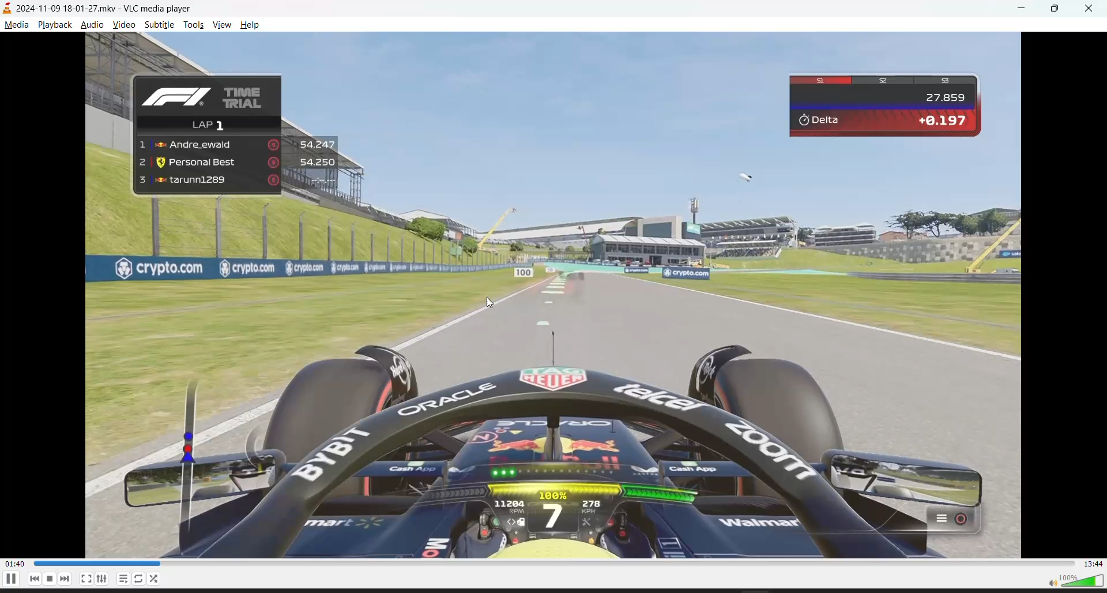  What do you see at coordinates (556, 564) in the screenshot?
I see `track slider` at bounding box center [556, 564].